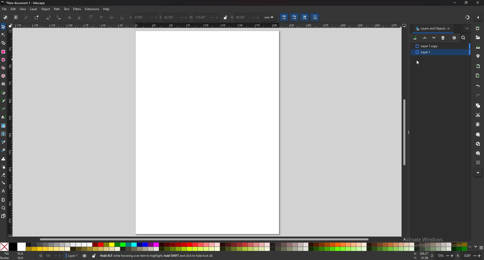  Describe the element at coordinates (305, 17) in the screenshot. I see `move gradient` at that location.